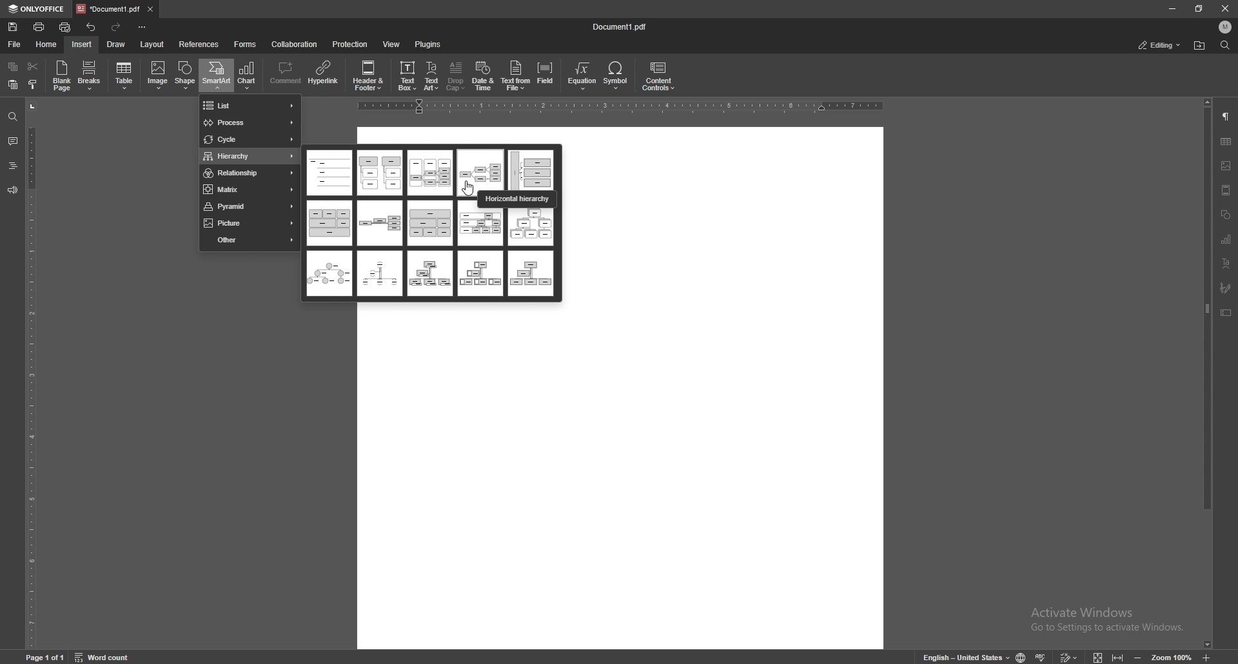  What do you see at coordinates (35, 10) in the screenshot?
I see `onlyoffice` at bounding box center [35, 10].